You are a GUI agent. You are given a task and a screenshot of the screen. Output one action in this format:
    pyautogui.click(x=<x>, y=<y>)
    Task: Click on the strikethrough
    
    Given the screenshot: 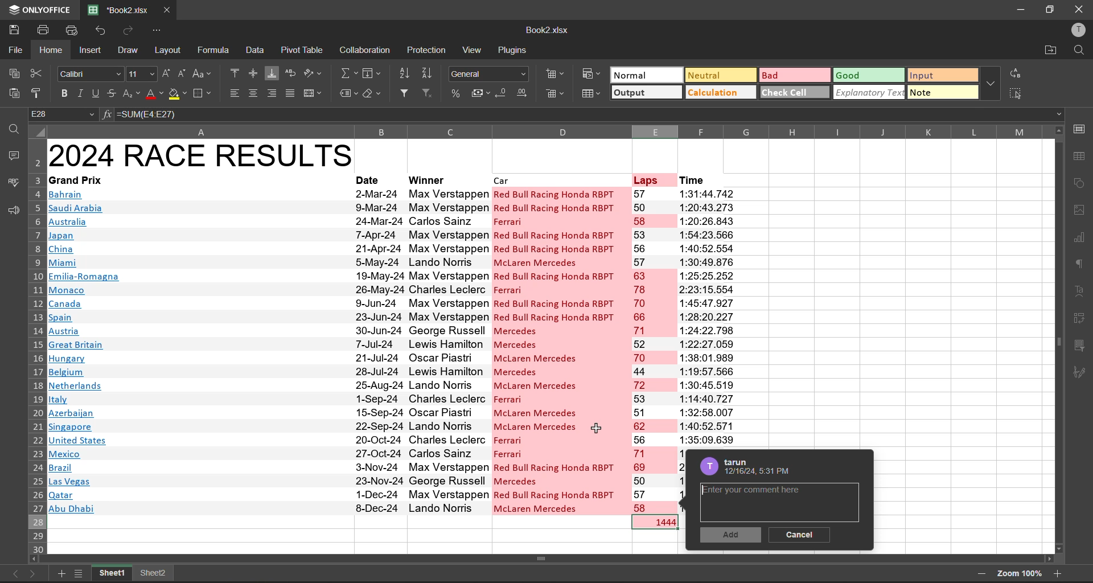 What is the action you would take?
    pyautogui.click(x=113, y=94)
    